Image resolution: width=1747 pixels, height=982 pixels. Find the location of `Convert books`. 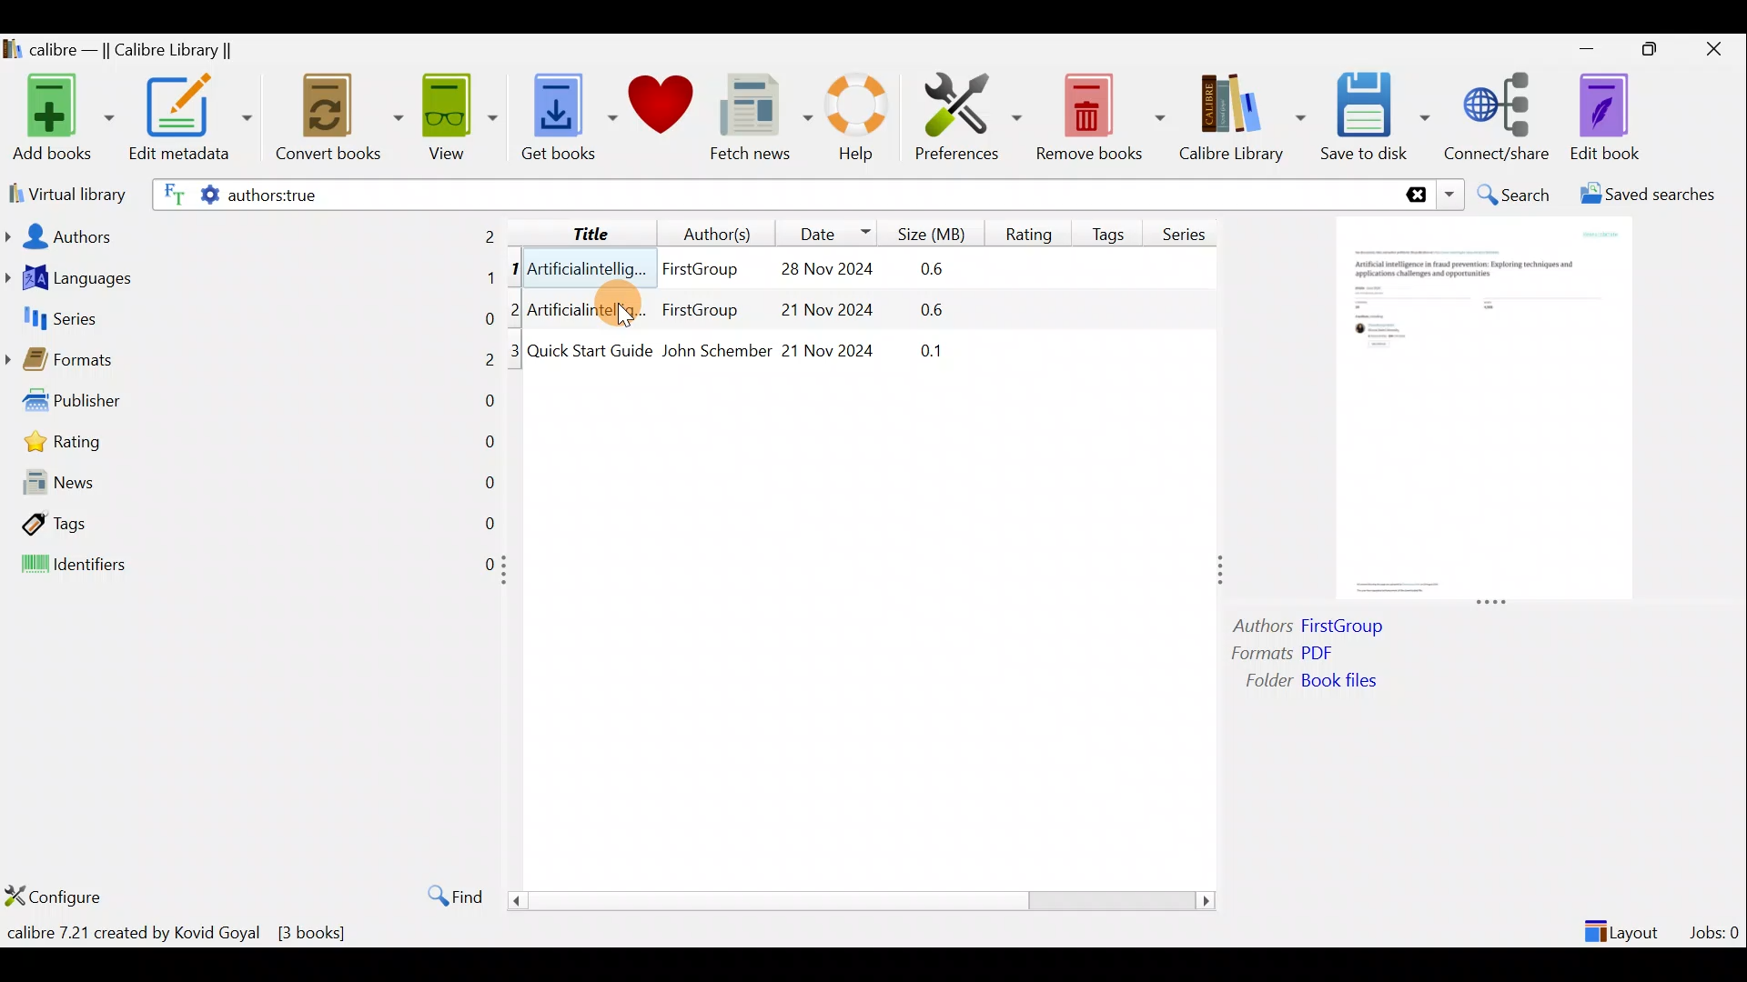

Convert books is located at coordinates (339, 118).